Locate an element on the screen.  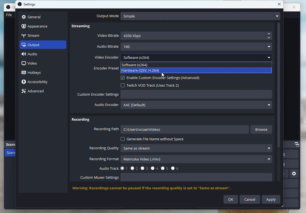
video is located at coordinates (31, 64).